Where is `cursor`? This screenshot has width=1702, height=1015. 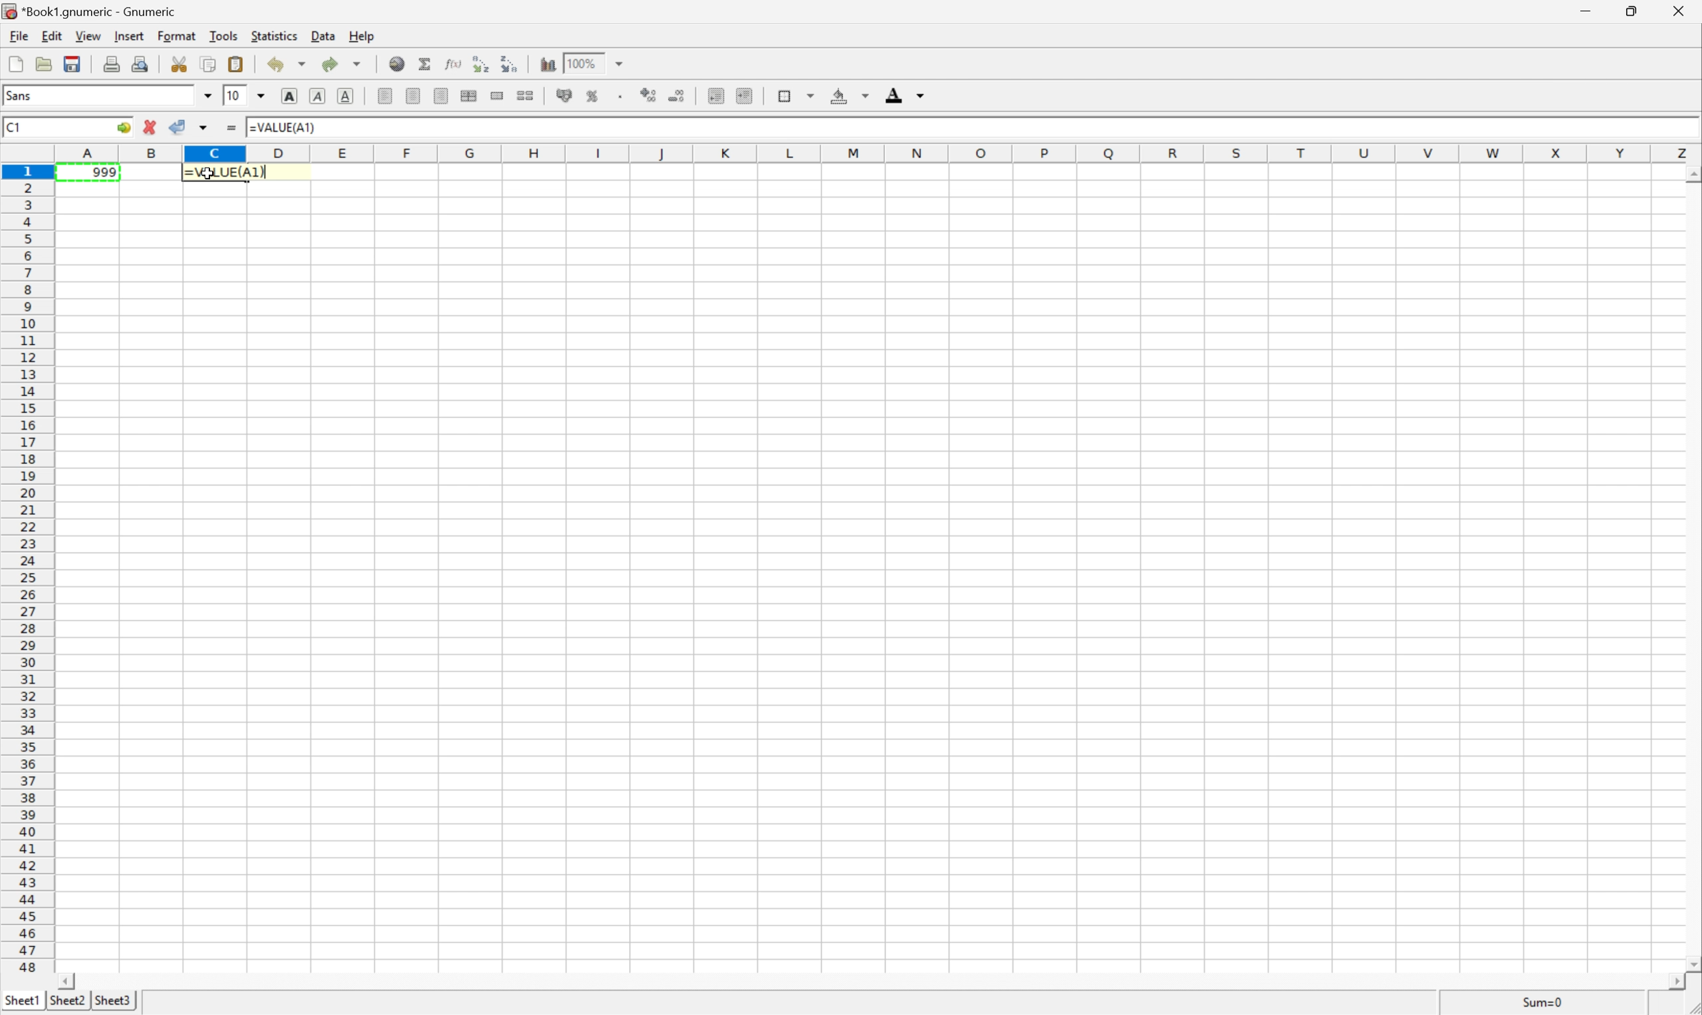 cursor is located at coordinates (212, 177).